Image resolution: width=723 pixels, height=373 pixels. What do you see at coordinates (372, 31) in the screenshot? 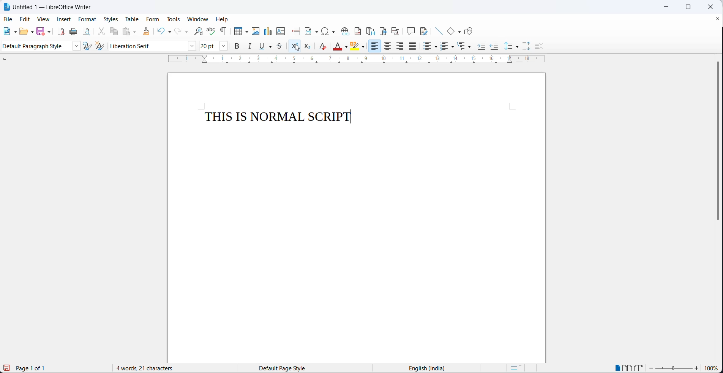
I see `inert endnote` at bounding box center [372, 31].